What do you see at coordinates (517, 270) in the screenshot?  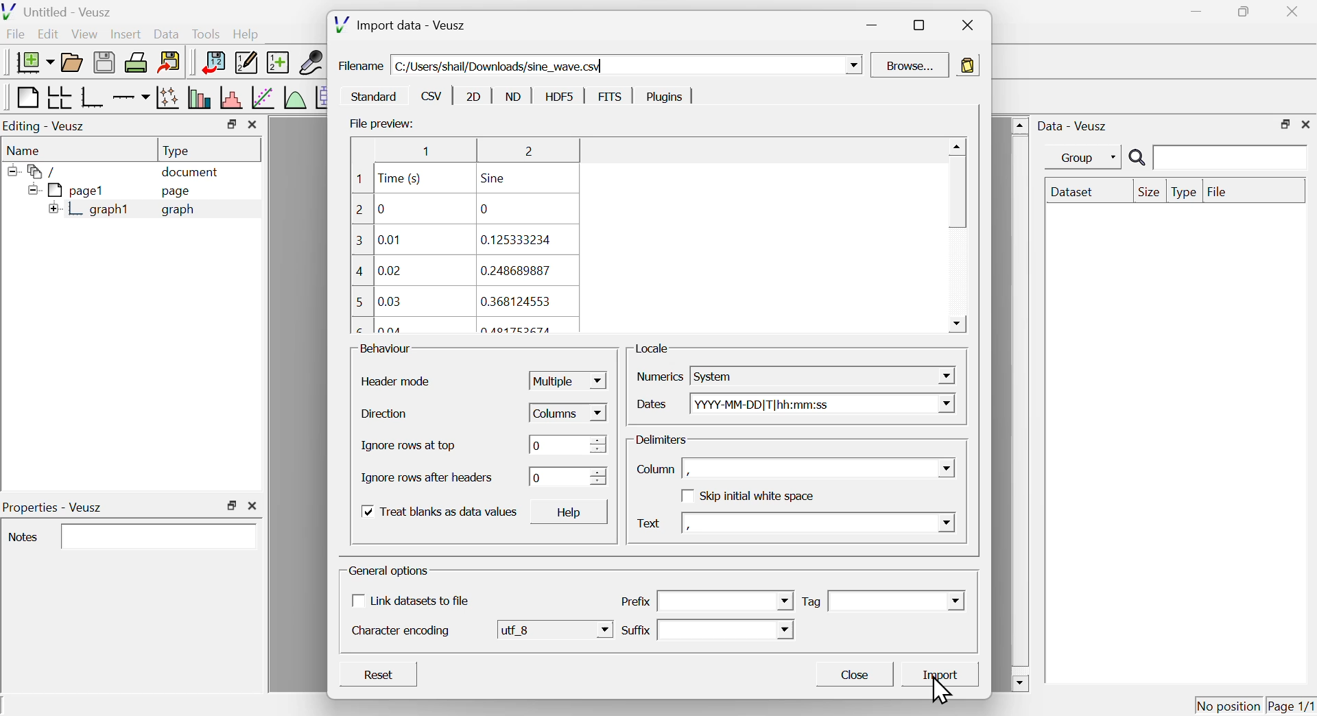 I see `0.248689887` at bounding box center [517, 270].